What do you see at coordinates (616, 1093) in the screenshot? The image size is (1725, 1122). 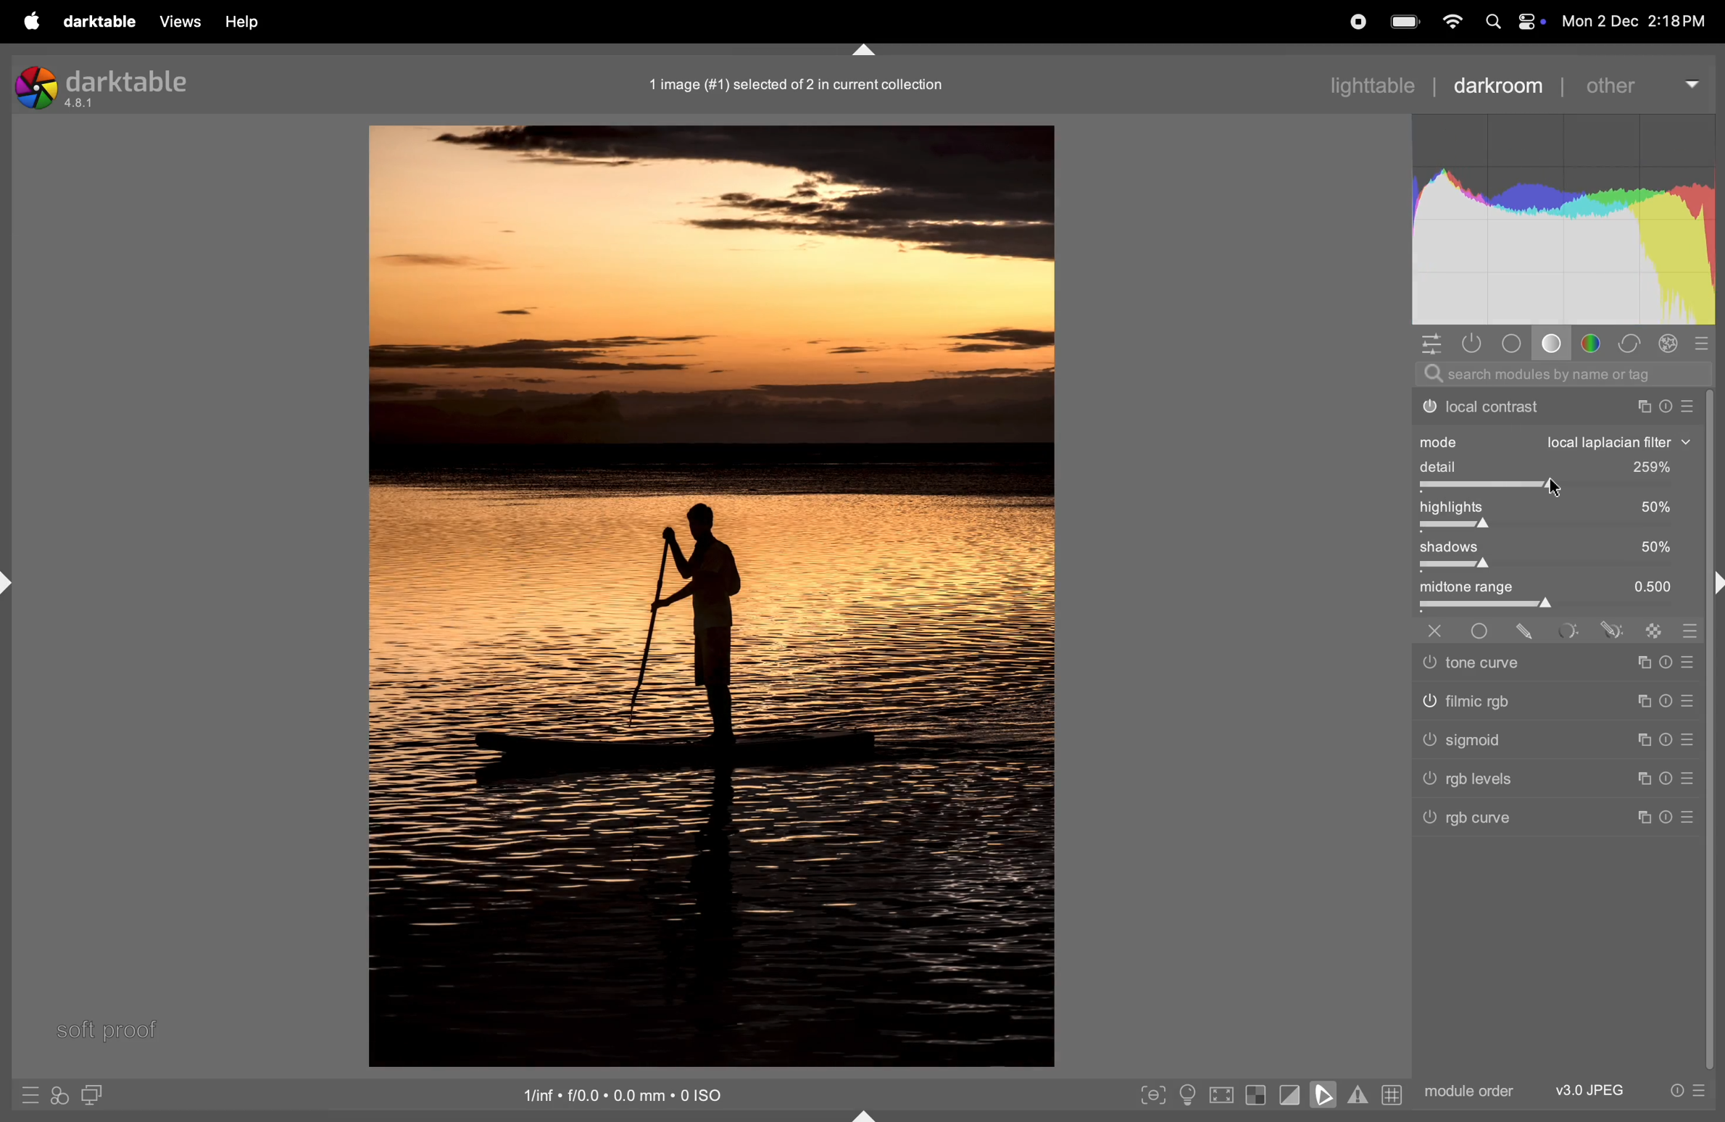 I see `iso` at bounding box center [616, 1093].